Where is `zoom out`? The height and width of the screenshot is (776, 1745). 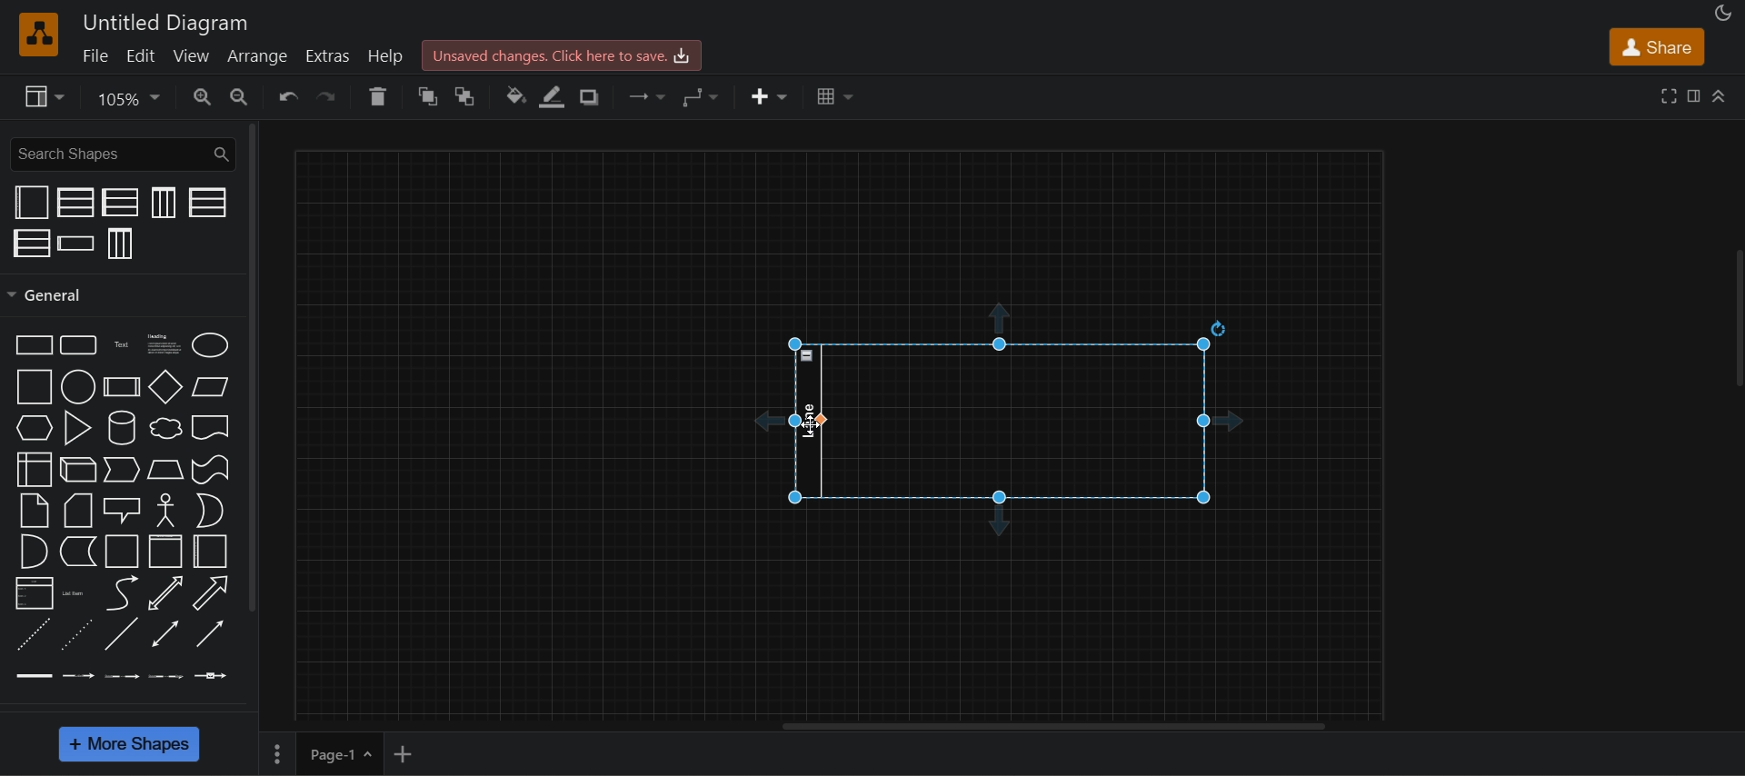
zoom out is located at coordinates (242, 97).